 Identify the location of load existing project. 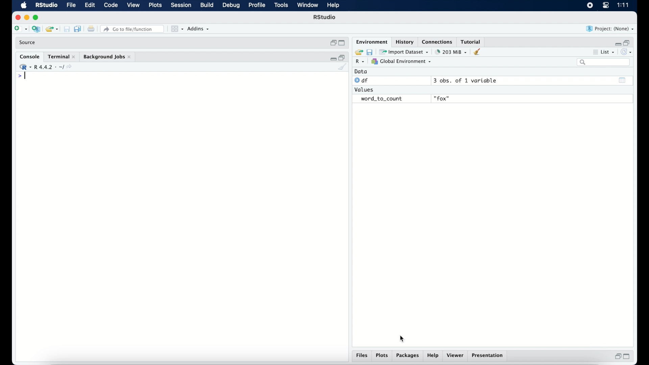
(53, 29).